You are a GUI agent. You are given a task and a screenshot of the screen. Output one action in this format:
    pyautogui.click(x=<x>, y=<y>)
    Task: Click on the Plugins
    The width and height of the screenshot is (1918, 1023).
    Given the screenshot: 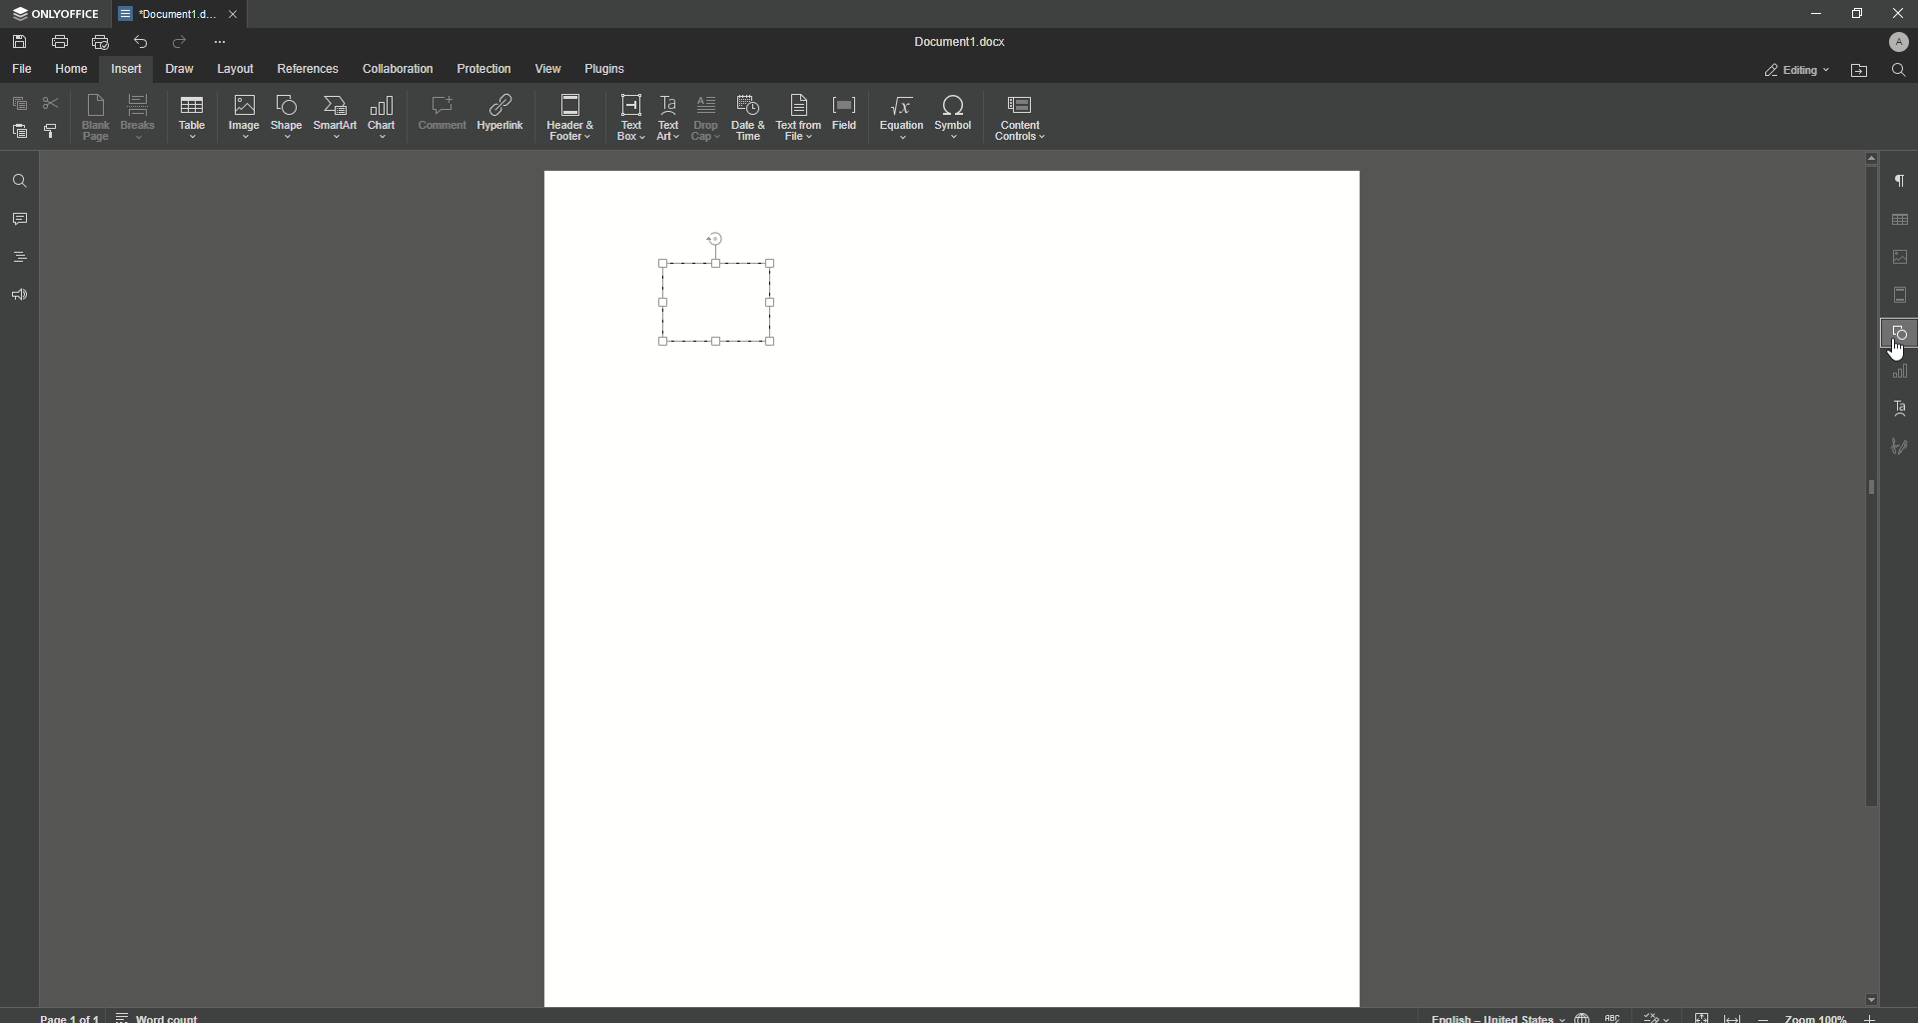 What is the action you would take?
    pyautogui.click(x=606, y=70)
    